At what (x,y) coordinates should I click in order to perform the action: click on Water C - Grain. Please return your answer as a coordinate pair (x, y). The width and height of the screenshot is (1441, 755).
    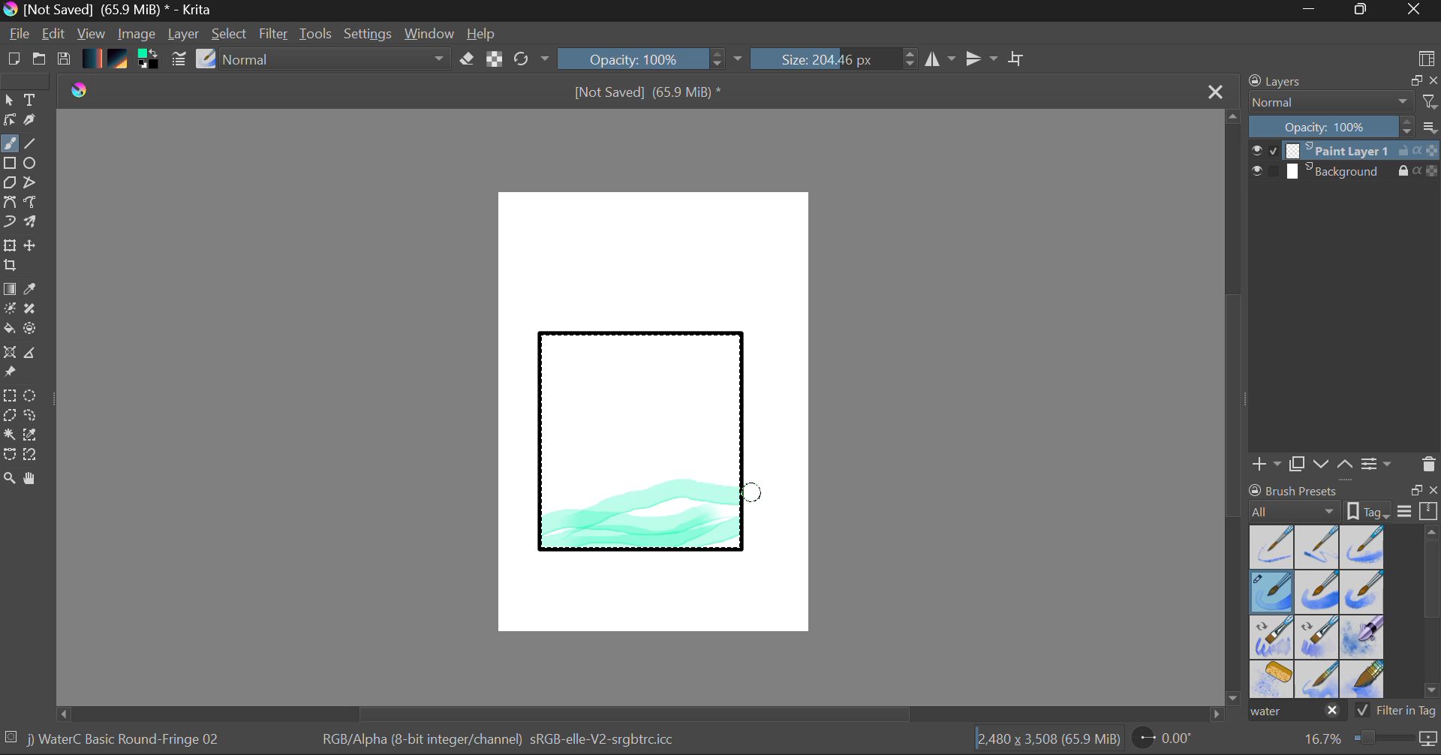
    Looking at the image, I should click on (1318, 593).